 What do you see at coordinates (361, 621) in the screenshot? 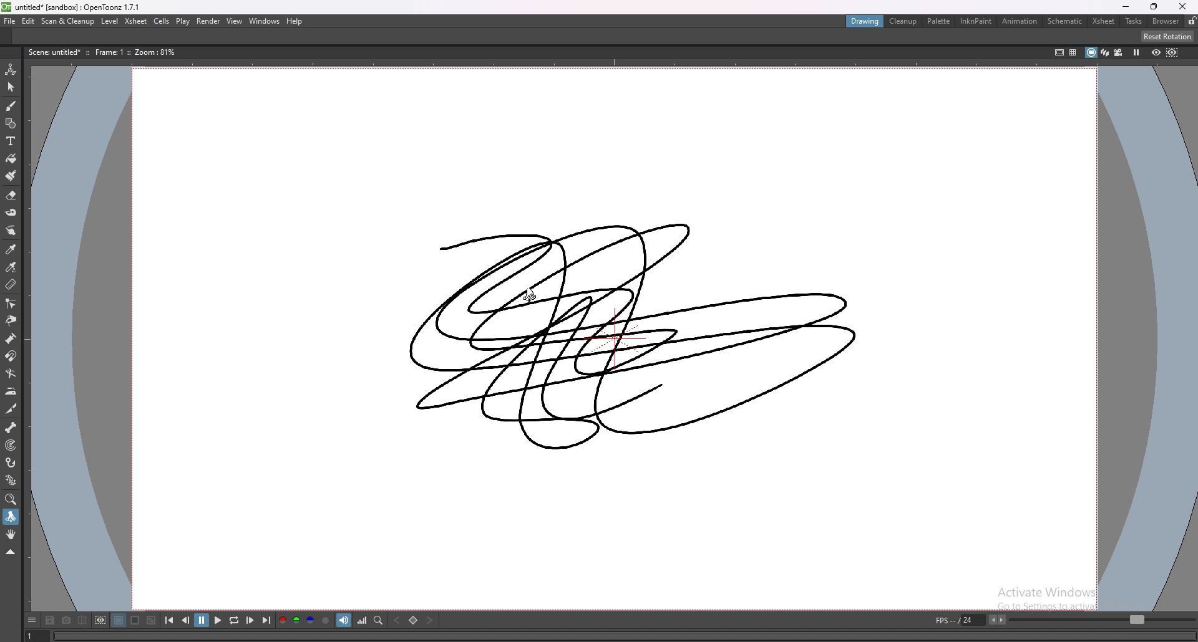
I see `histogram` at bounding box center [361, 621].